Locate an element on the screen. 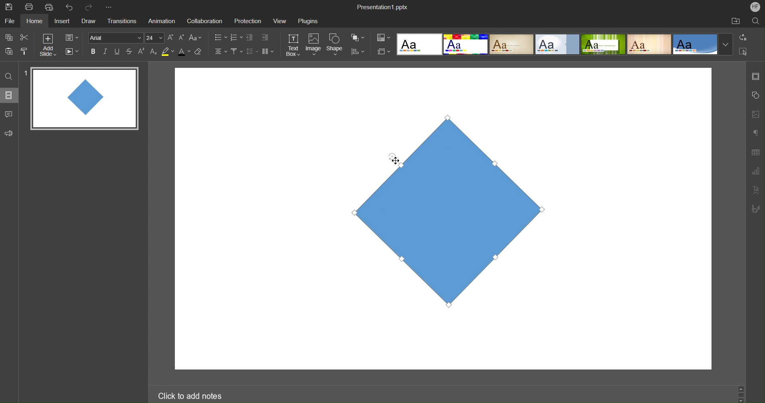  Presentation Name is located at coordinates (383, 7).